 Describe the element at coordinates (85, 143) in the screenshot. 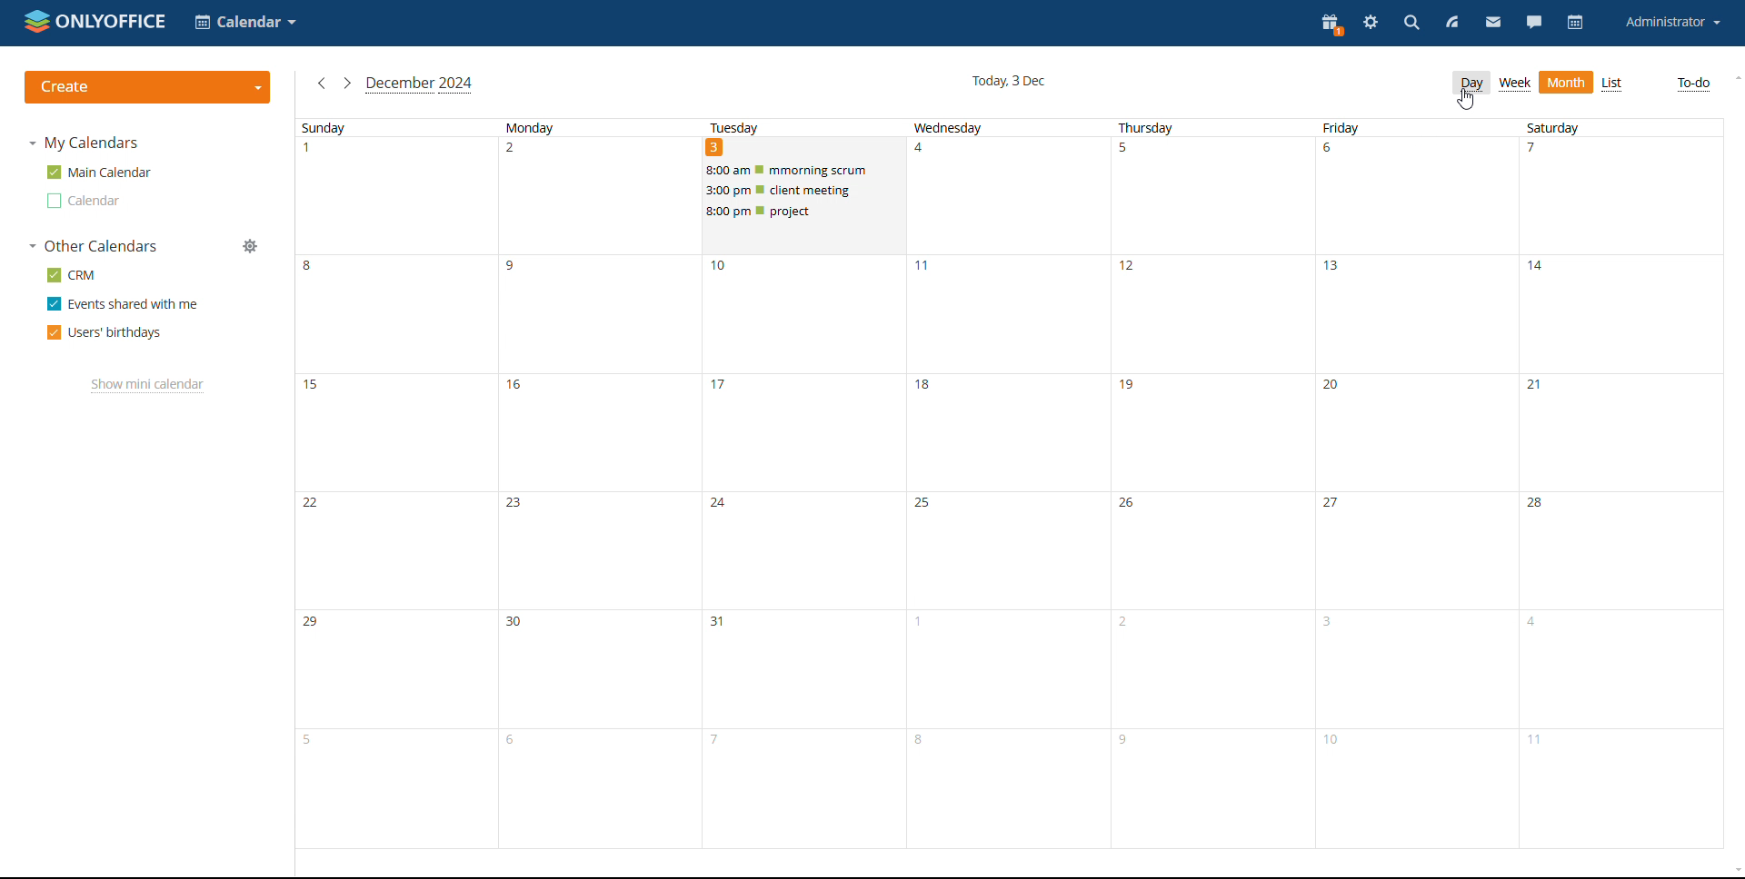

I see `my calendars` at that location.